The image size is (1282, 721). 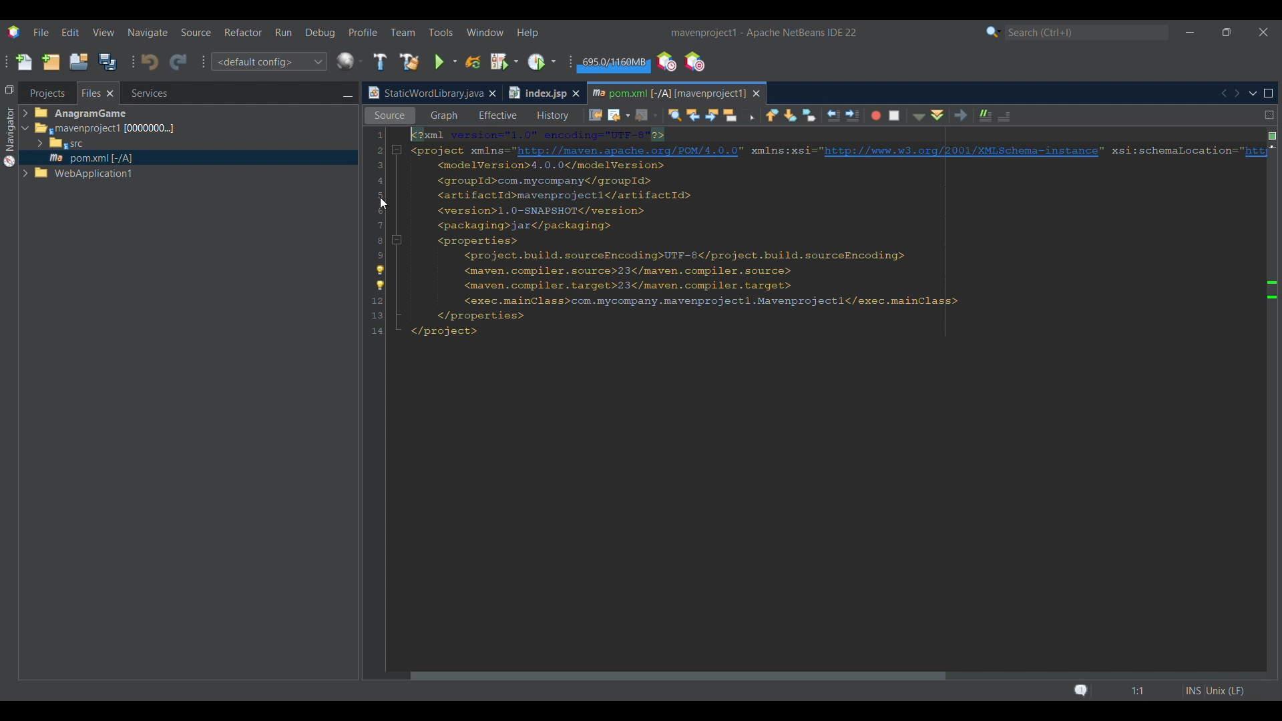 What do you see at coordinates (1227, 32) in the screenshot?
I see `Show in smaller tab` at bounding box center [1227, 32].